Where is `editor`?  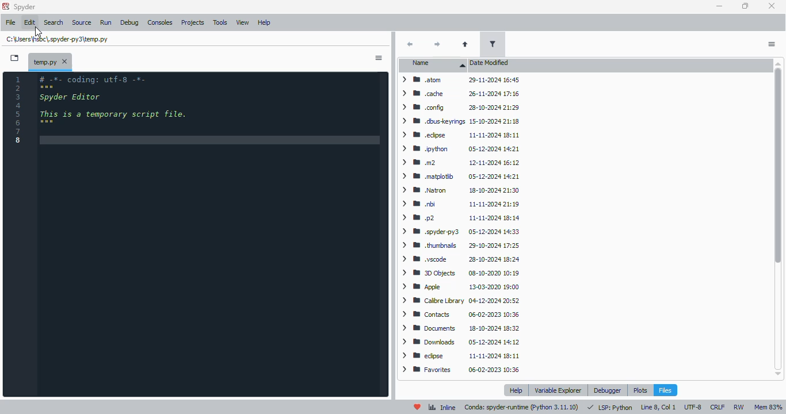
editor is located at coordinates (209, 235).